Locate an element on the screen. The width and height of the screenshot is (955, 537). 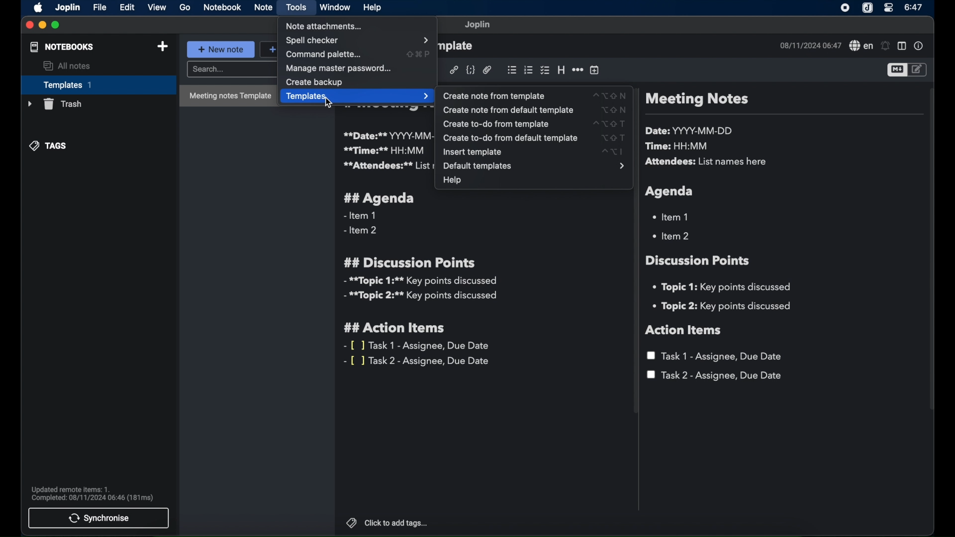
heading is located at coordinates (561, 71).